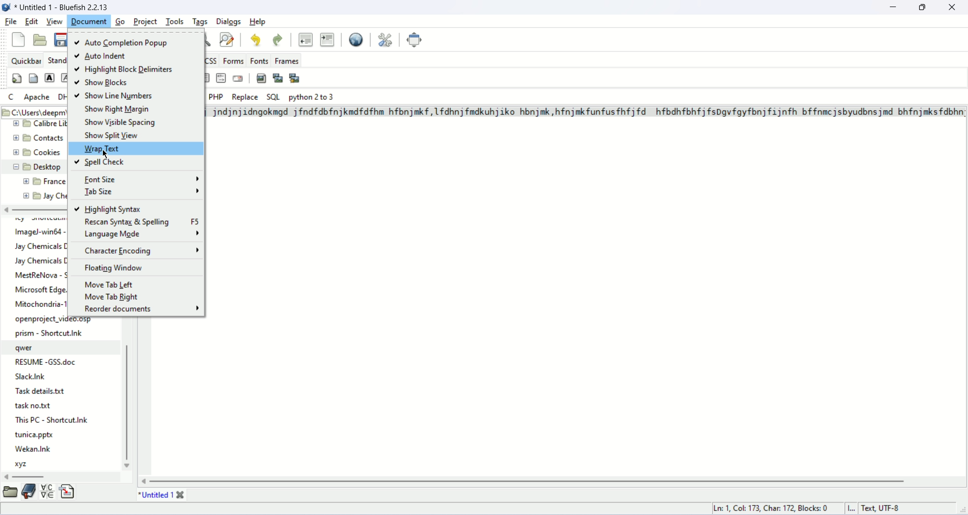  I want to click on highlight syntax, so click(110, 208).